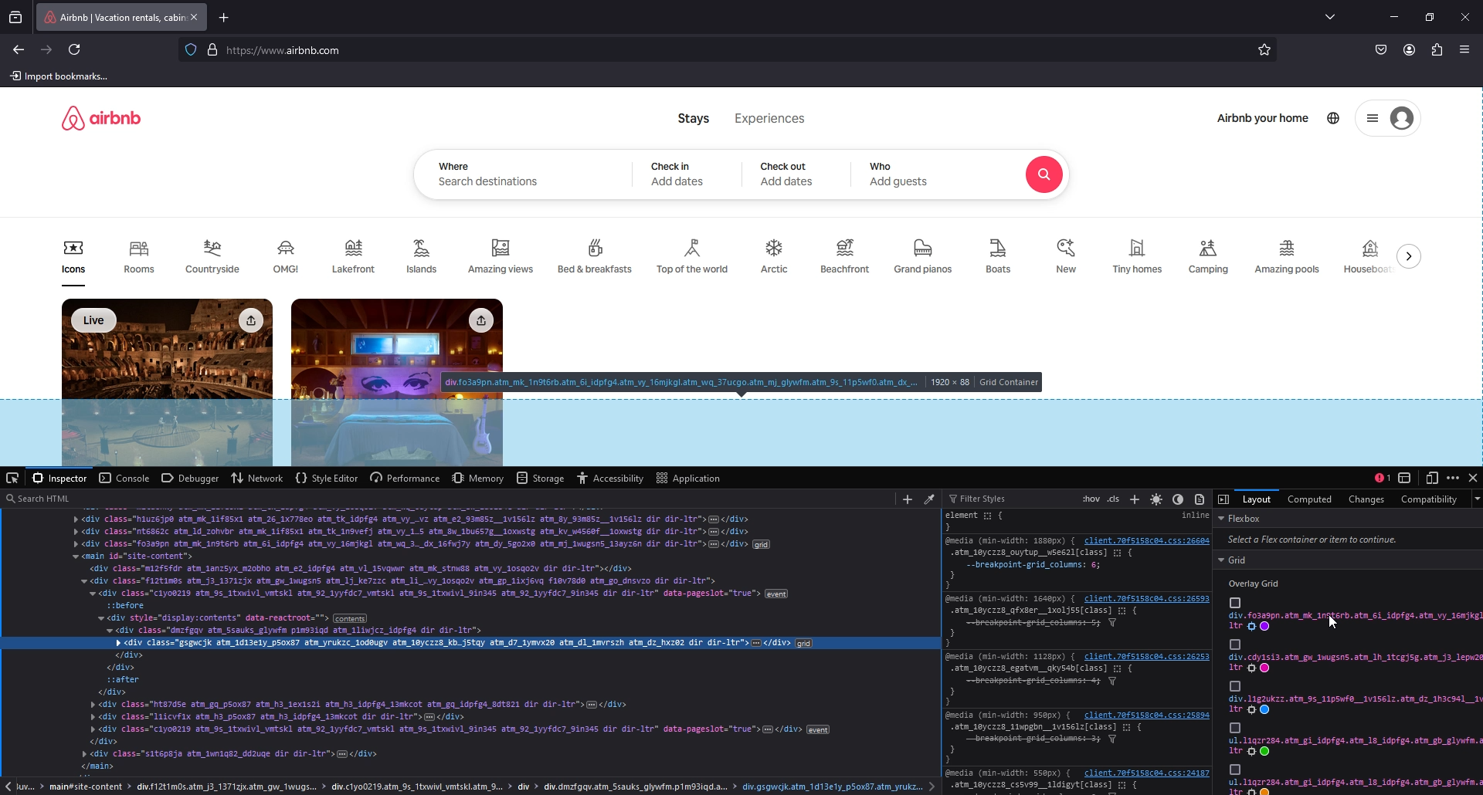  Describe the element at coordinates (215, 256) in the screenshot. I see `Countryside ` at that location.